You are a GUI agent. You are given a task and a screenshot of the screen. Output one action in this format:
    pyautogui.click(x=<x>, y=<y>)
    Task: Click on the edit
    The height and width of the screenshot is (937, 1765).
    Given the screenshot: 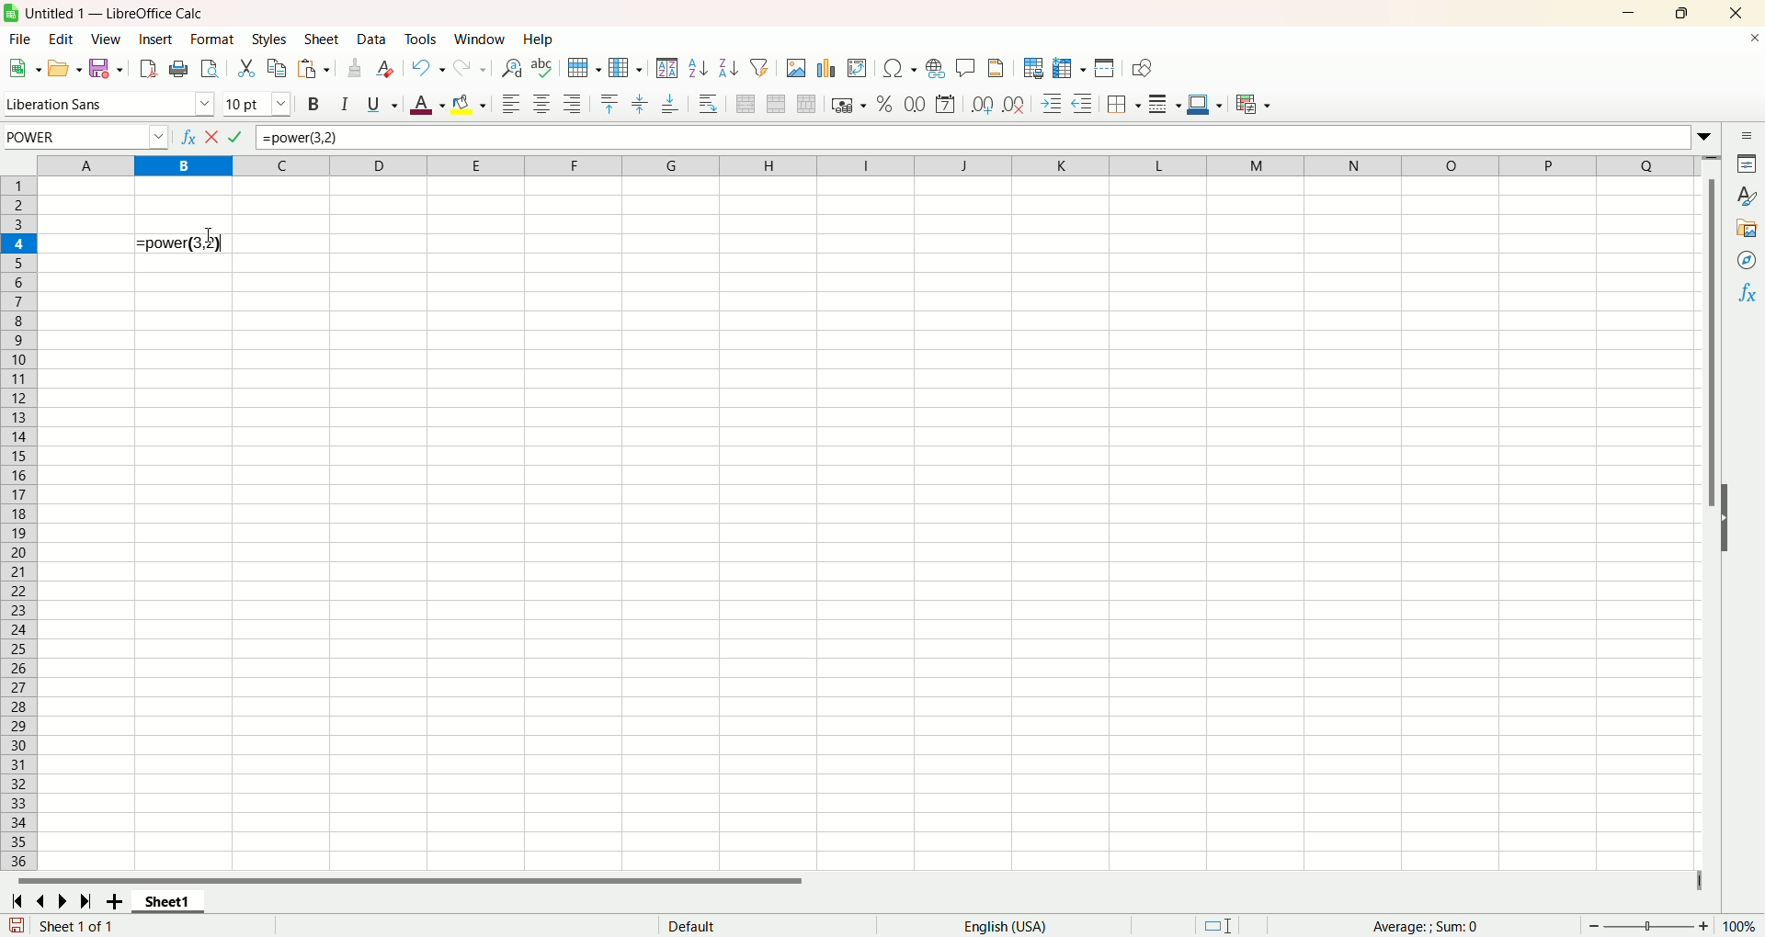 What is the action you would take?
    pyautogui.click(x=59, y=40)
    